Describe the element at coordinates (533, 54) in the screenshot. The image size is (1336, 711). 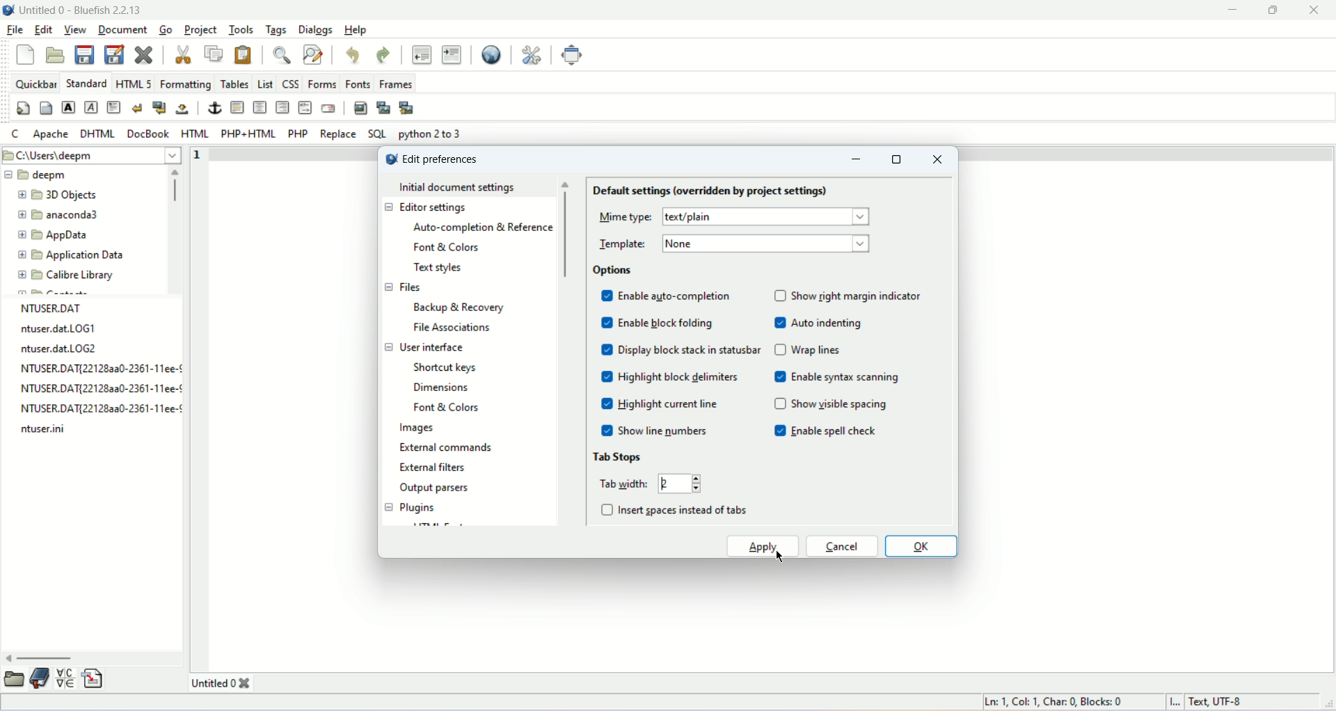
I see `edit preferences` at that location.